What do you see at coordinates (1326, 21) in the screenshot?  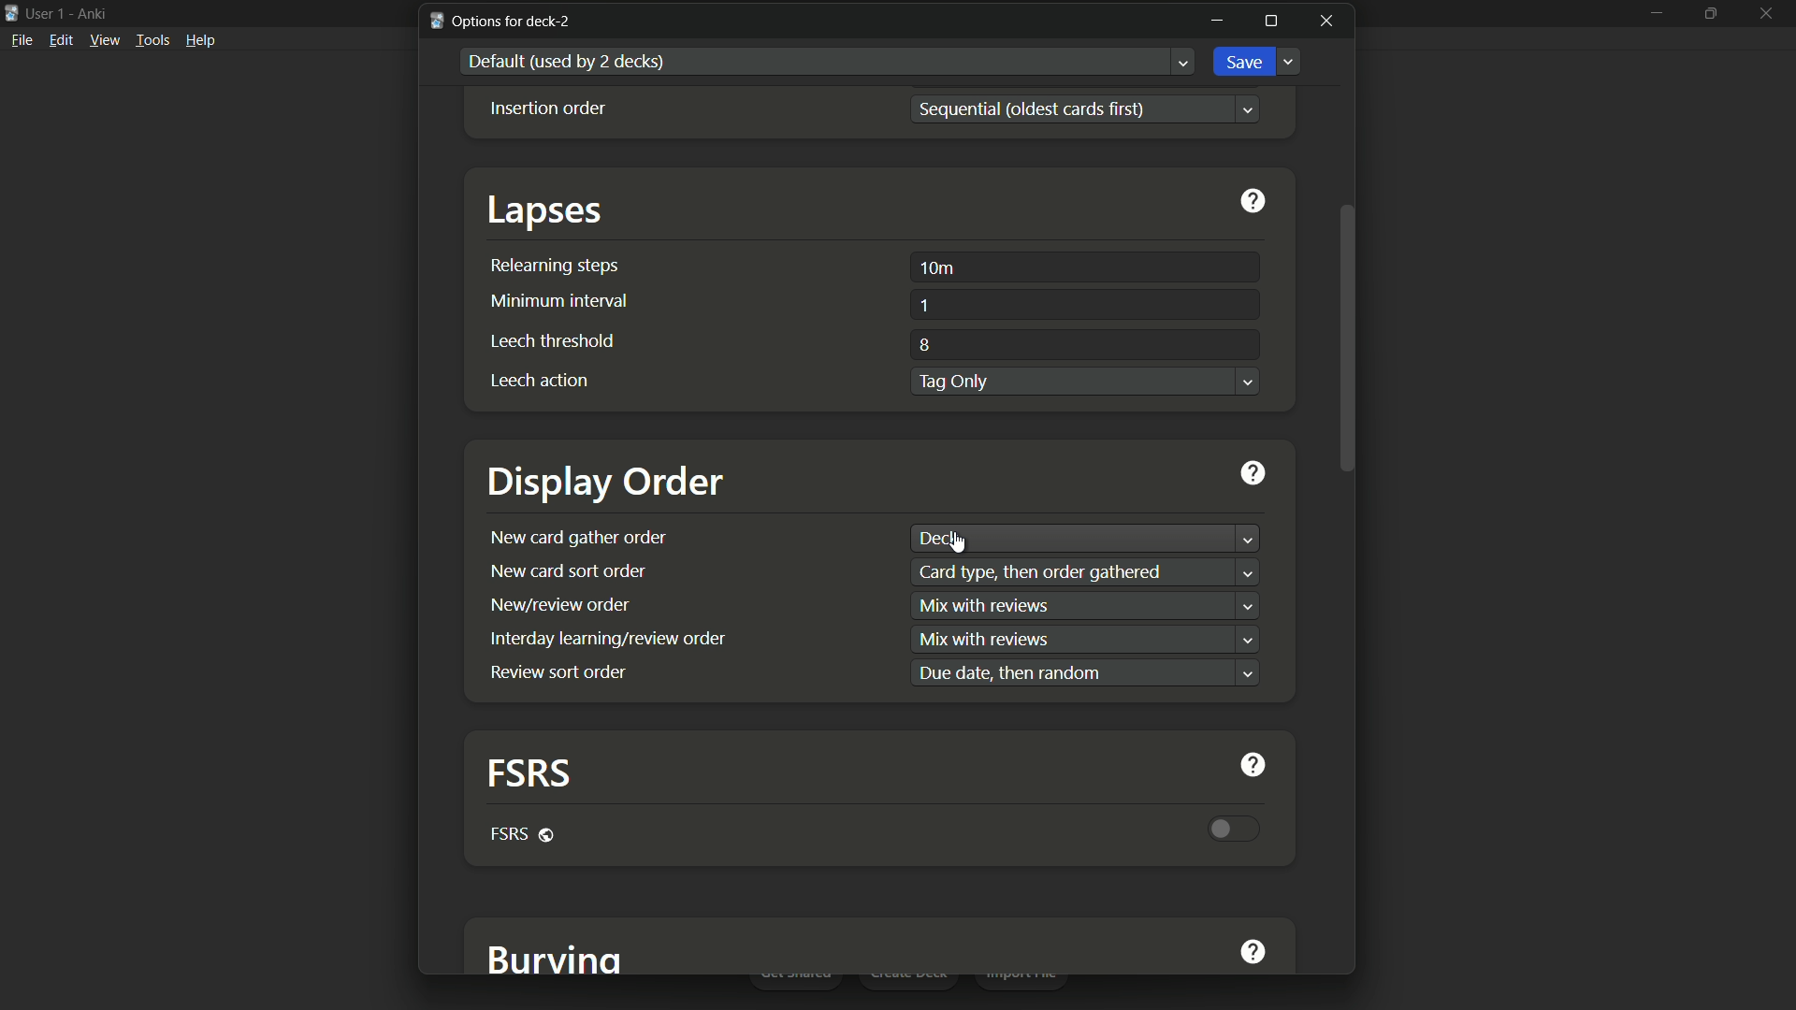 I see `close window` at bounding box center [1326, 21].